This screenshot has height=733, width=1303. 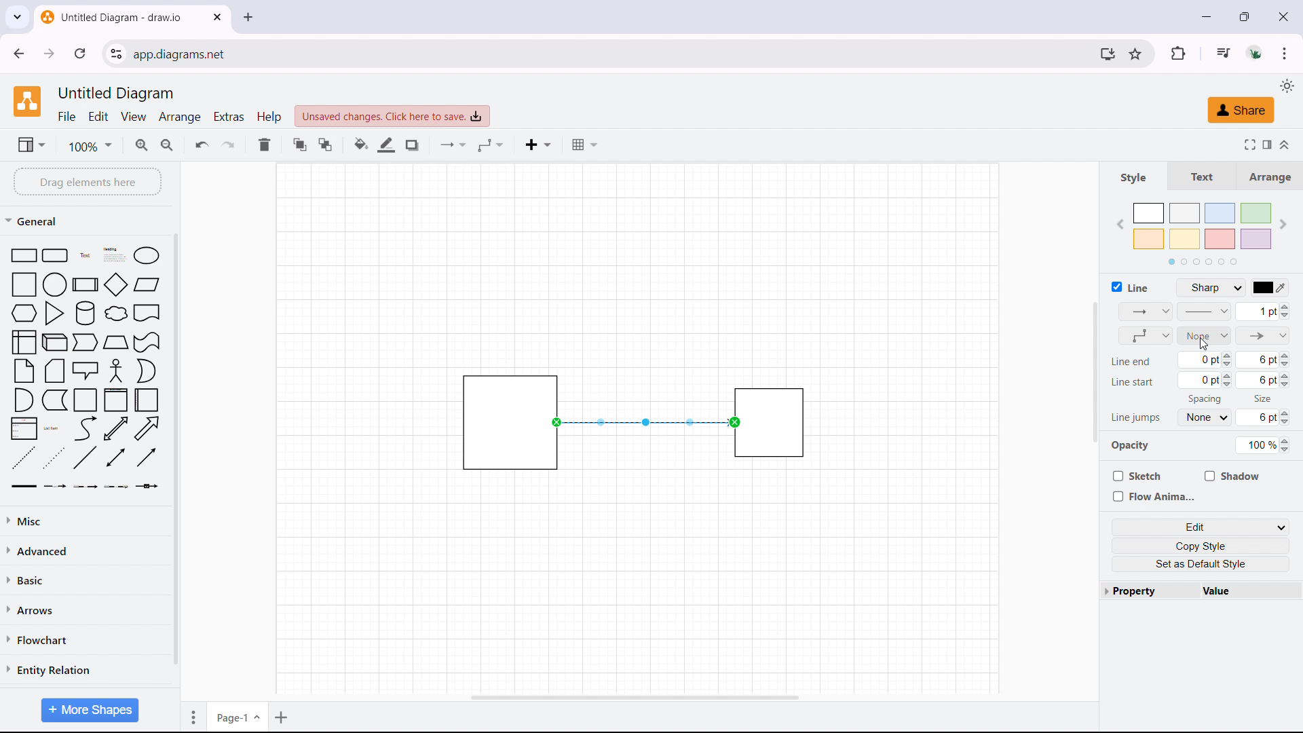 What do you see at coordinates (27, 101) in the screenshot?
I see `logo` at bounding box center [27, 101].